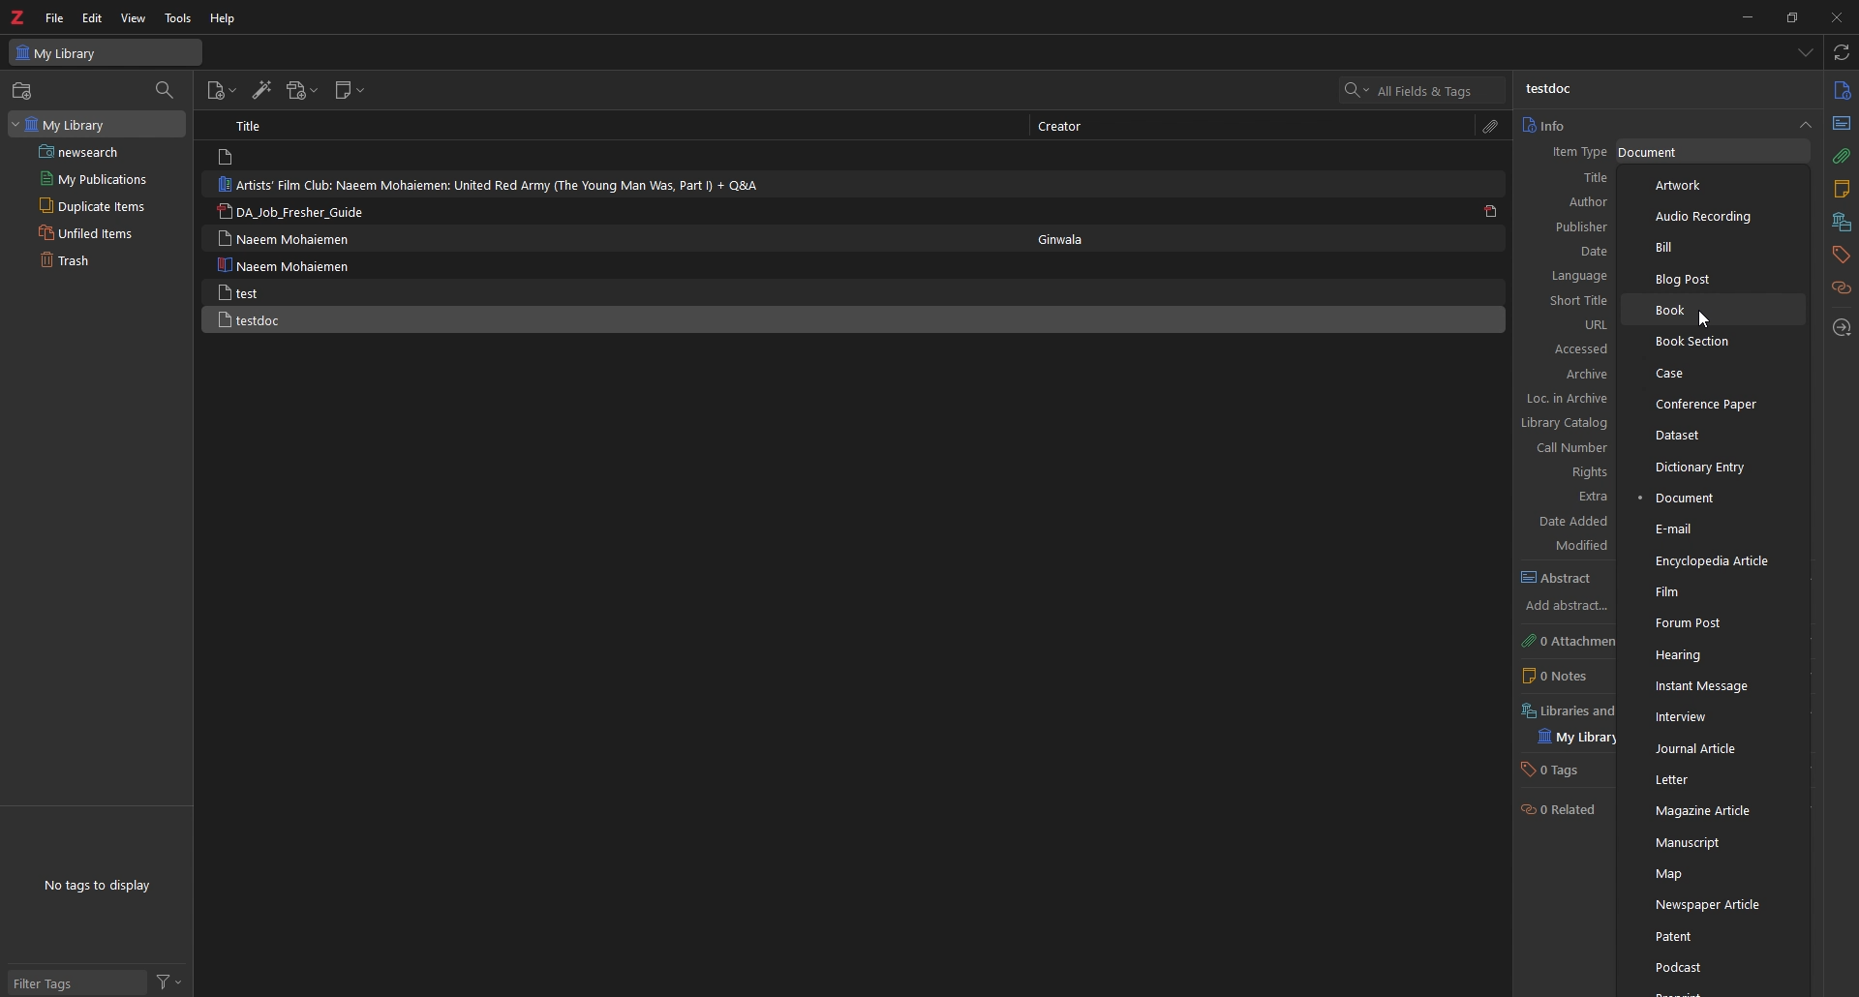  Describe the element at coordinates (224, 18) in the screenshot. I see `help` at that location.